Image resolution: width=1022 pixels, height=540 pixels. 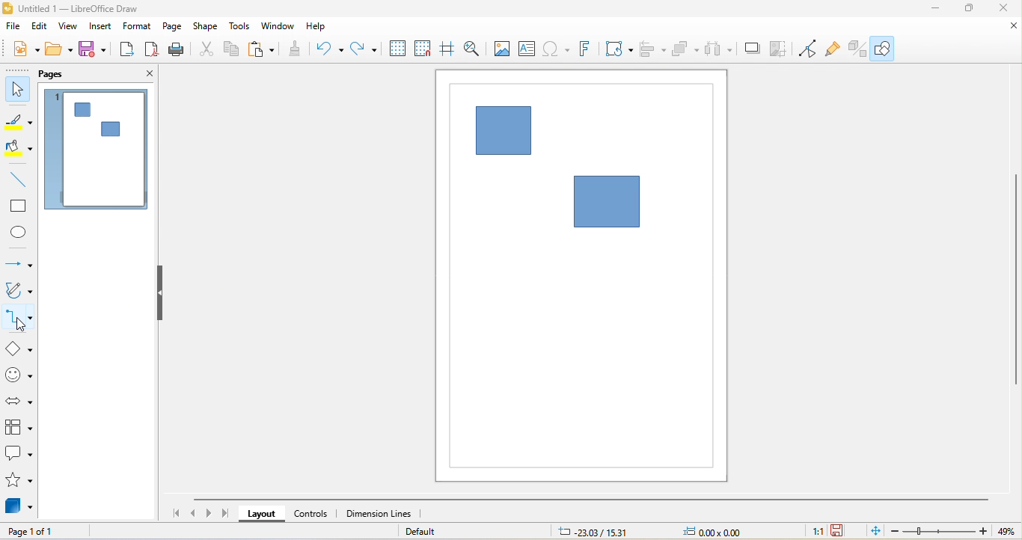 I want to click on file, so click(x=14, y=26).